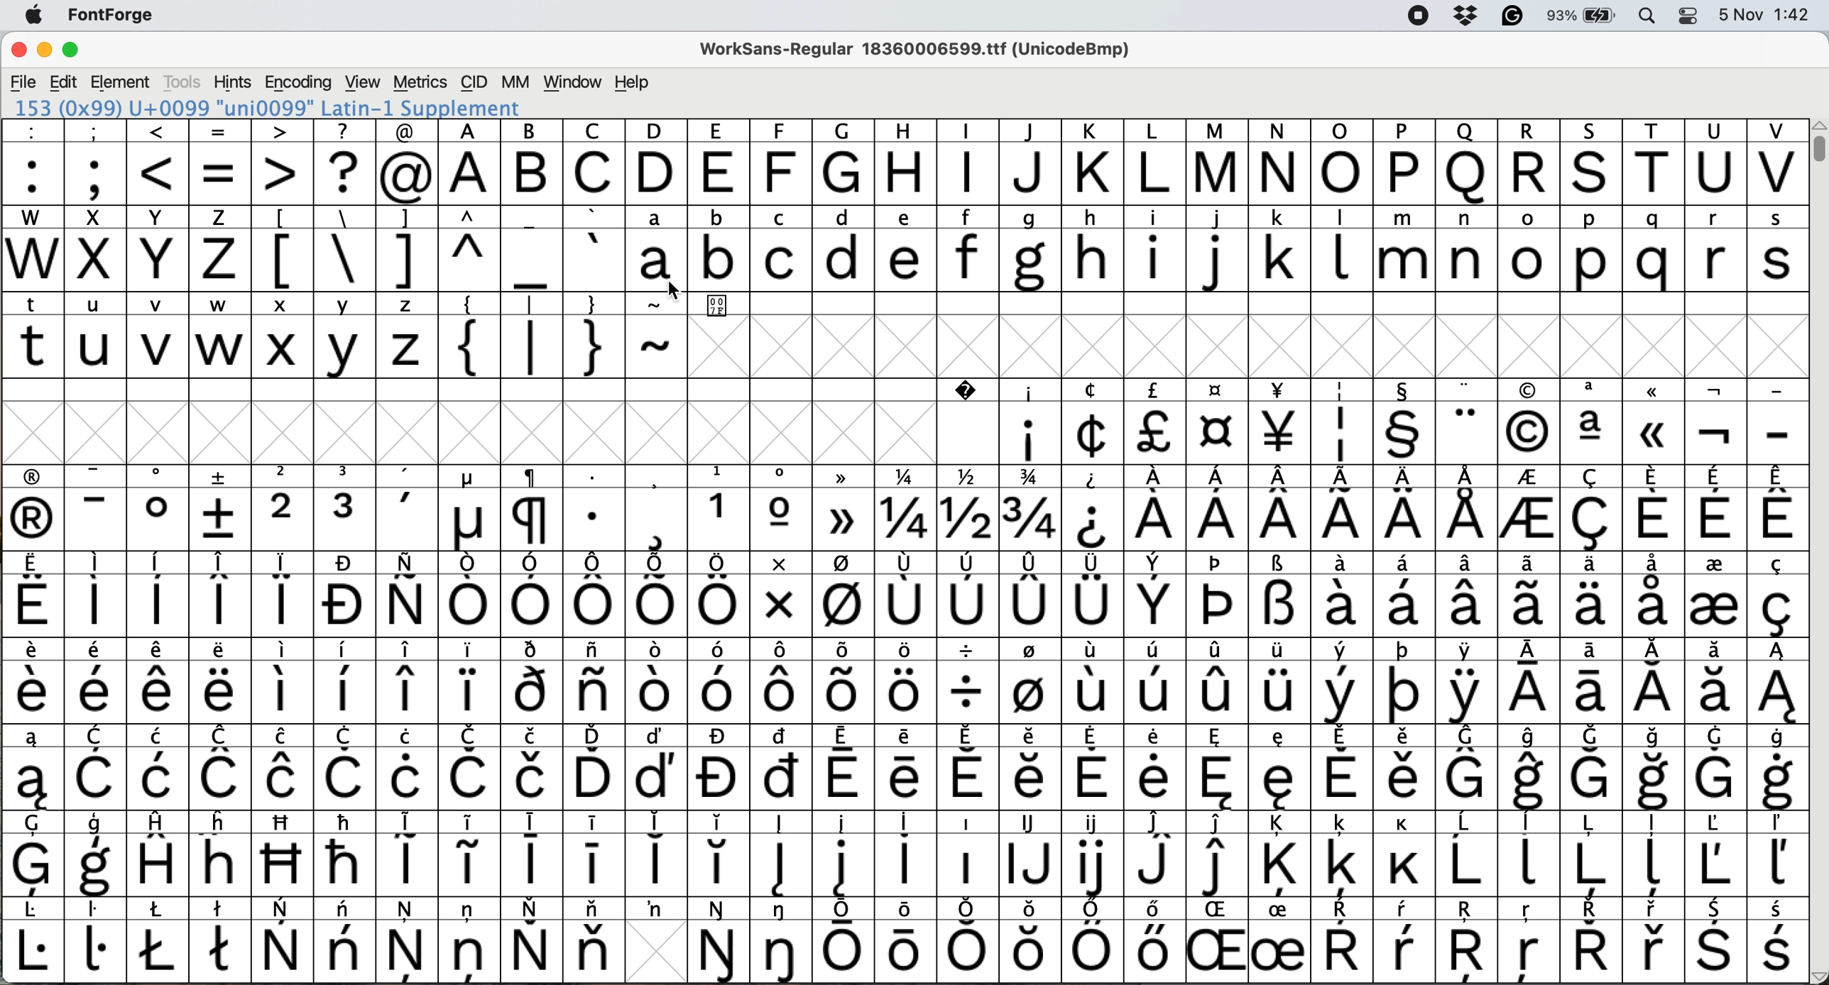 The height and width of the screenshot is (985, 1829). What do you see at coordinates (282, 335) in the screenshot?
I see `x` at bounding box center [282, 335].